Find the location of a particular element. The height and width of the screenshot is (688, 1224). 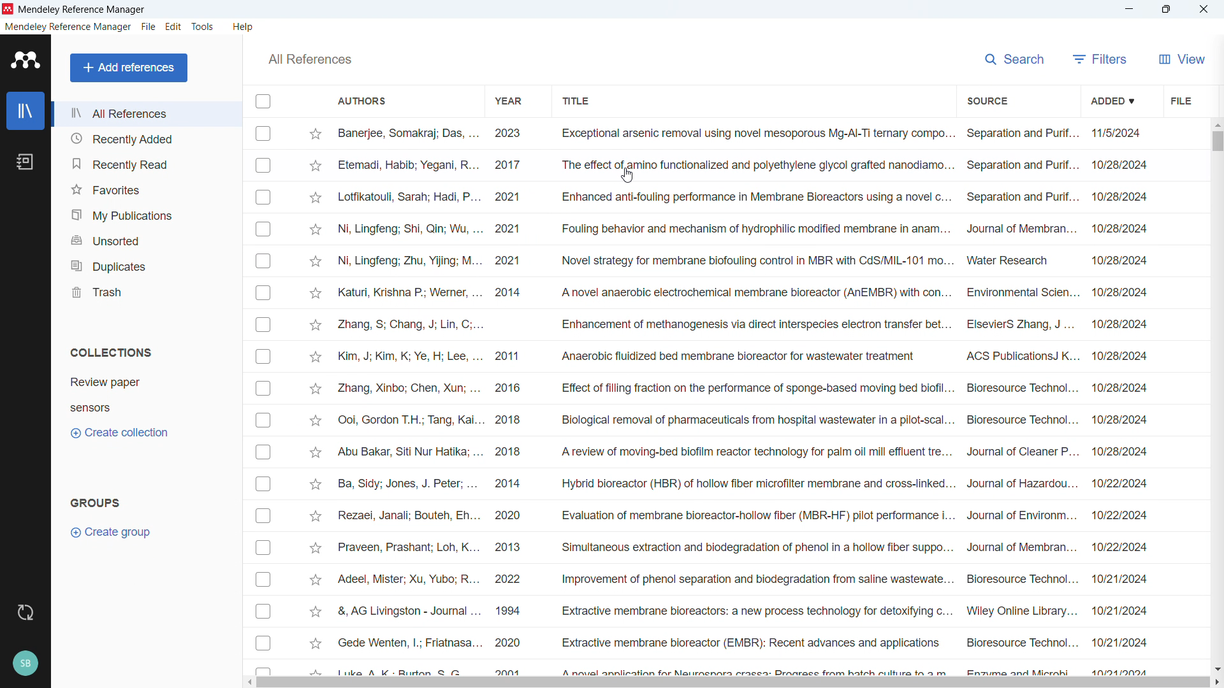

year of publication of individual entries is located at coordinates (509, 399).